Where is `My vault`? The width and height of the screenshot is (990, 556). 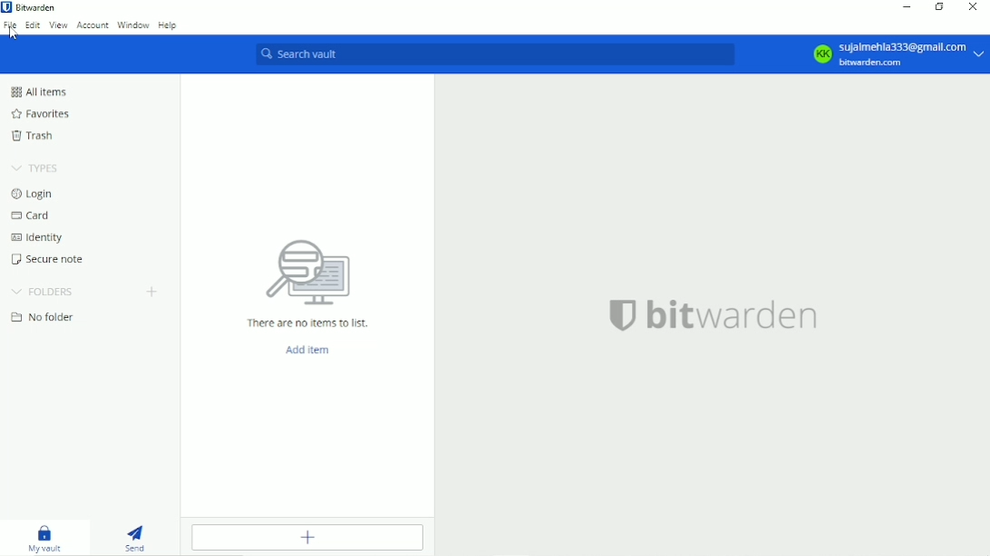 My vault is located at coordinates (43, 537).